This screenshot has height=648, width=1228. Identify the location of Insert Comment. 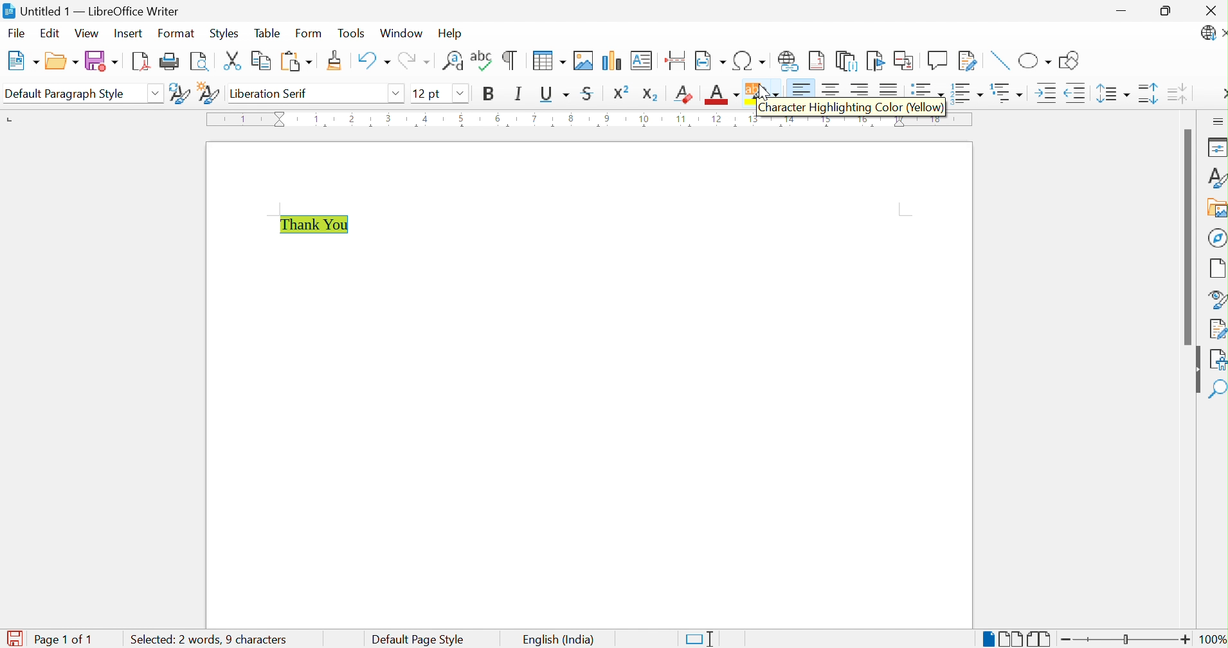
(938, 60).